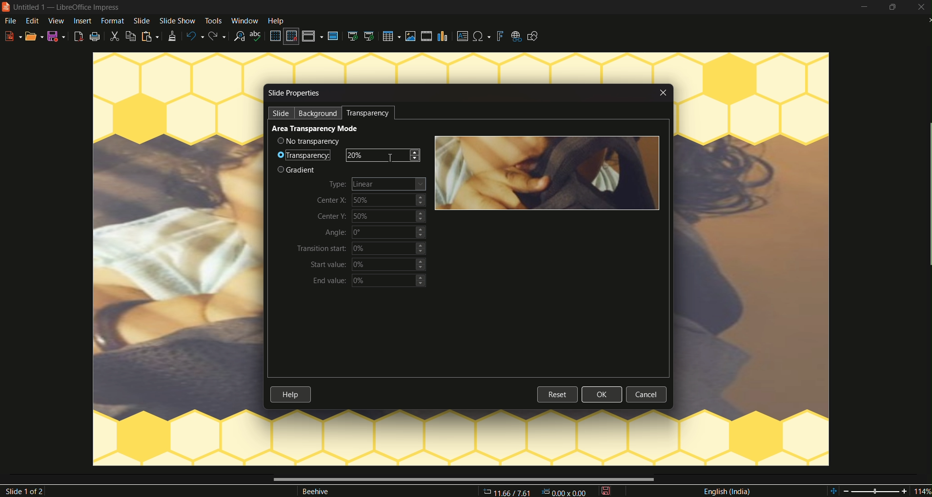 The height and width of the screenshot is (497, 932). Describe the element at coordinates (311, 141) in the screenshot. I see `no transparency` at that location.